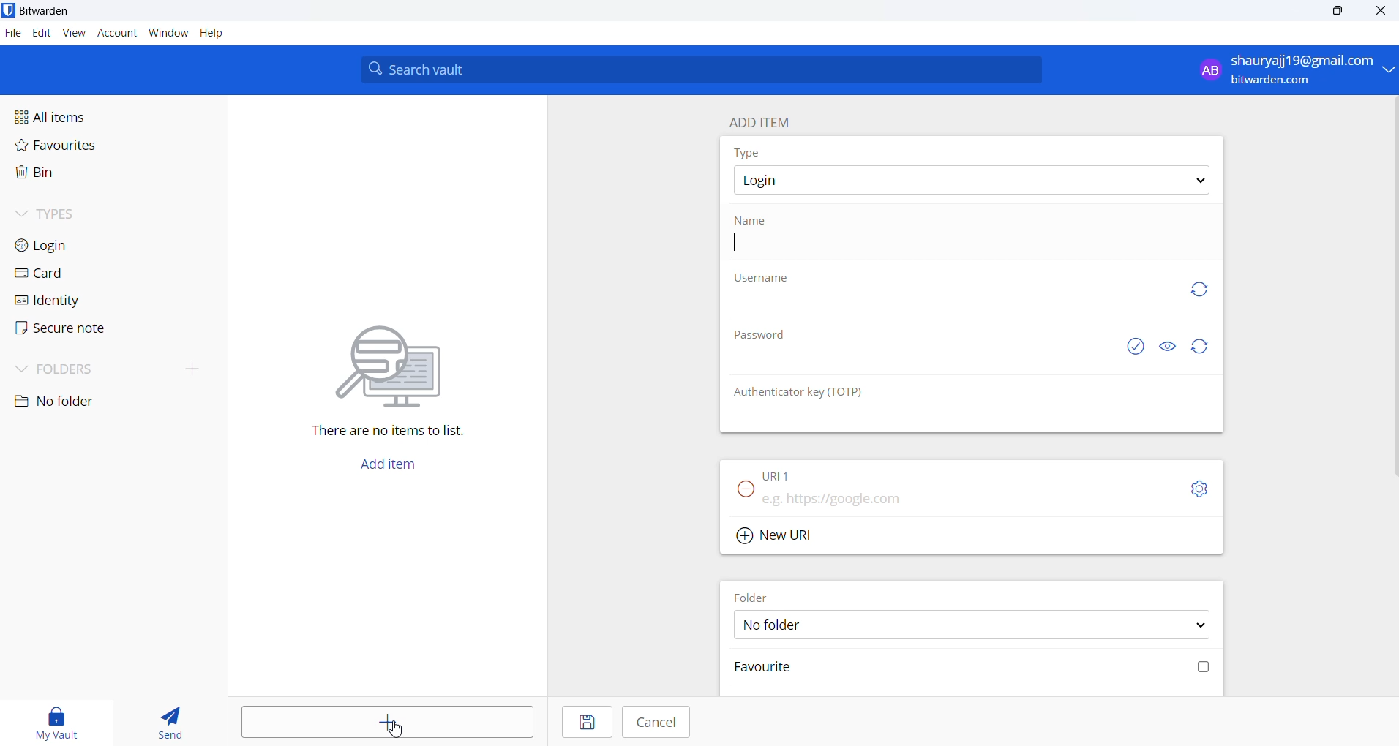 The width and height of the screenshot is (1399, 746). What do you see at coordinates (59, 328) in the screenshot?
I see `secure note` at bounding box center [59, 328].